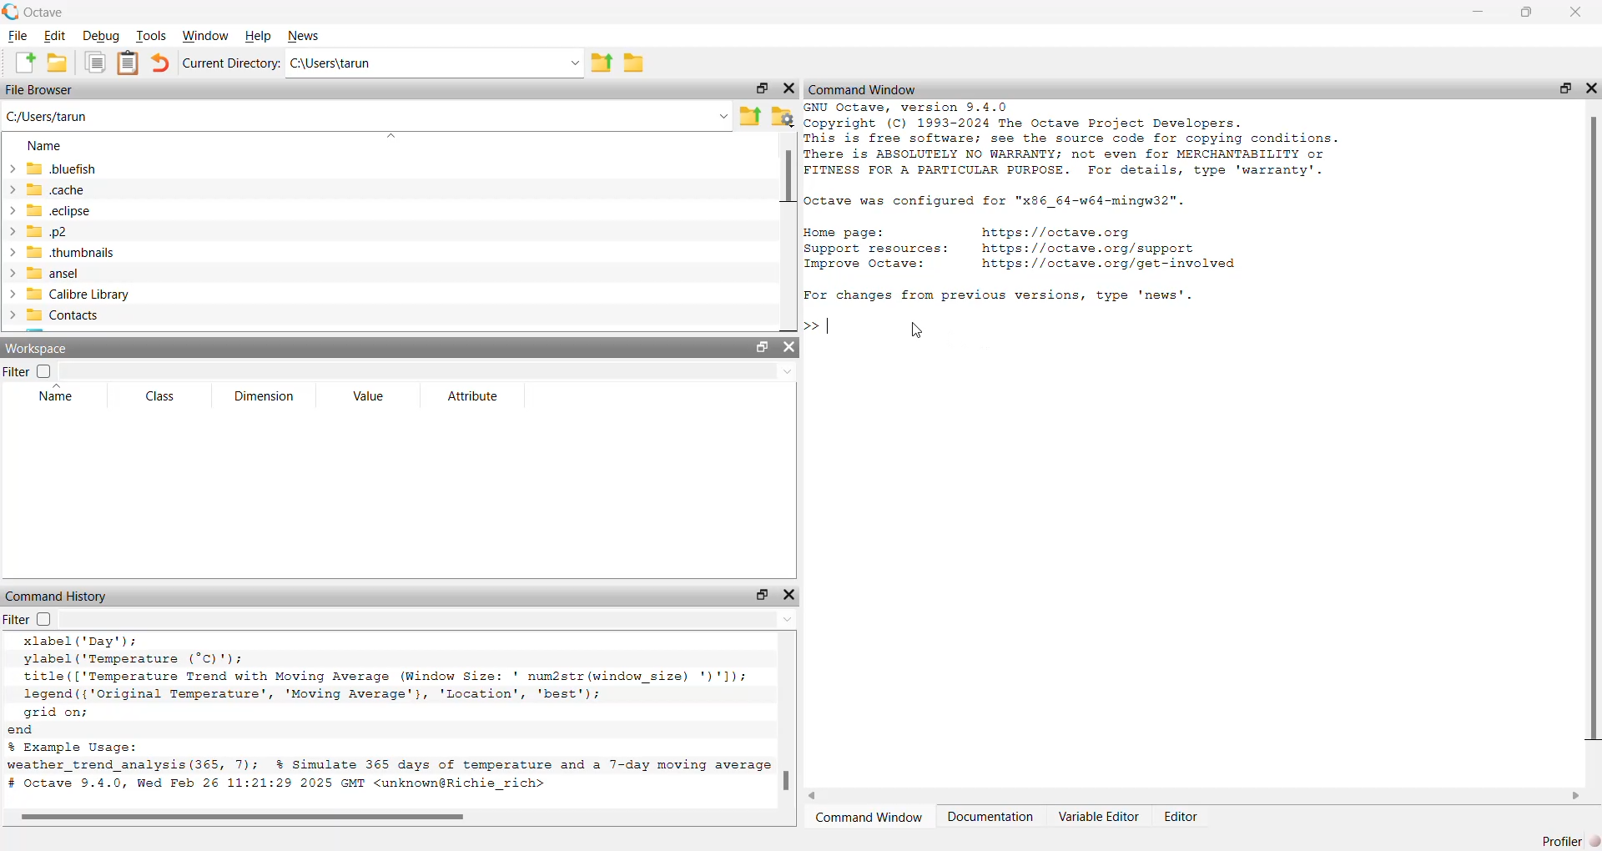  What do you see at coordinates (225, 66) in the screenshot?
I see `Current Directory` at bounding box center [225, 66].